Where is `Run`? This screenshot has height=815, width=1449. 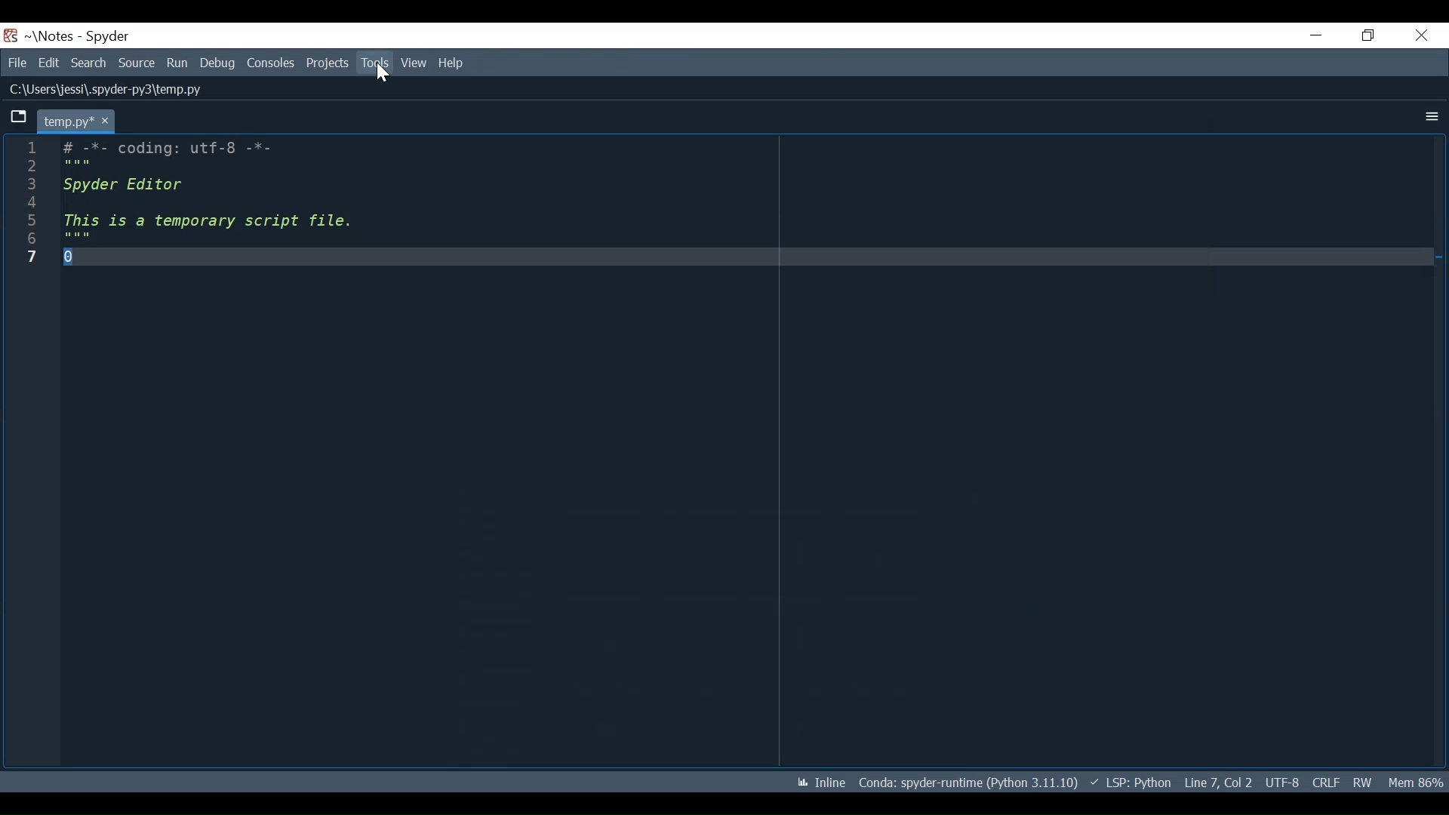
Run is located at coordinates (178, 63).